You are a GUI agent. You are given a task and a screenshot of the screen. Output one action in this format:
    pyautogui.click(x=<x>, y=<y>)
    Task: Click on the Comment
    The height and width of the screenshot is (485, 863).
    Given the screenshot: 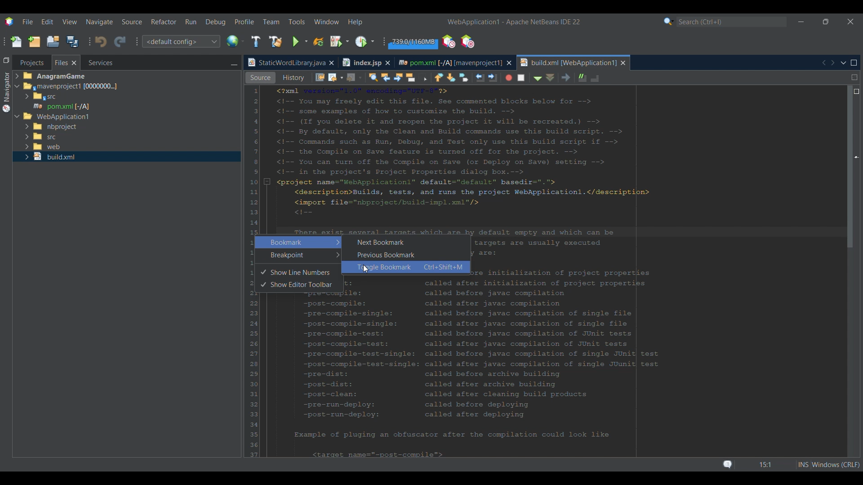 What is the action you would take?
    pyautogui.click(x=661, y=76)
    